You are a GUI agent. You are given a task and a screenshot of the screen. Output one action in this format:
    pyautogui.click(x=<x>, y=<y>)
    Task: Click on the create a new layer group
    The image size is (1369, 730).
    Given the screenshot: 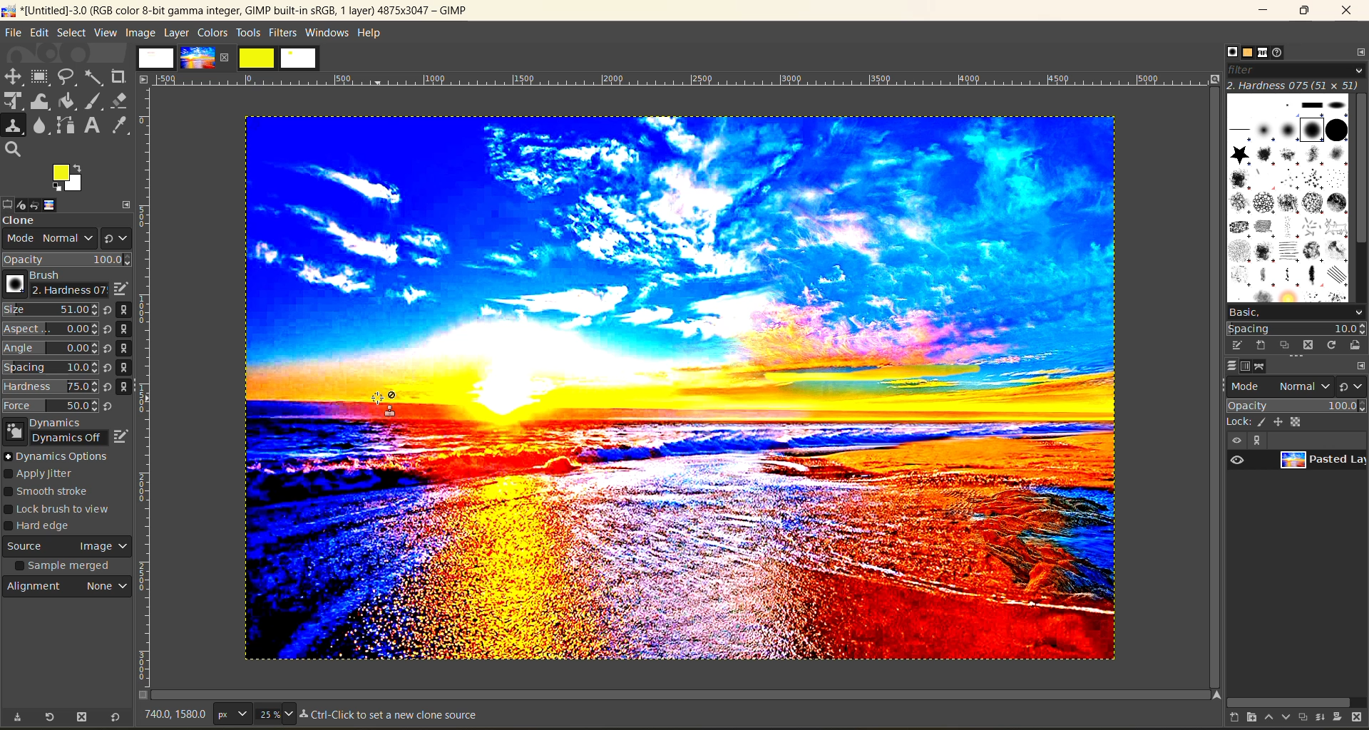 What is the action you would take?
    pyautogui.click(x=1244, y=718)
    